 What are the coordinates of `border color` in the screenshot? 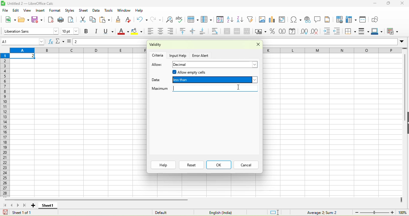 It's located at (378, 32).